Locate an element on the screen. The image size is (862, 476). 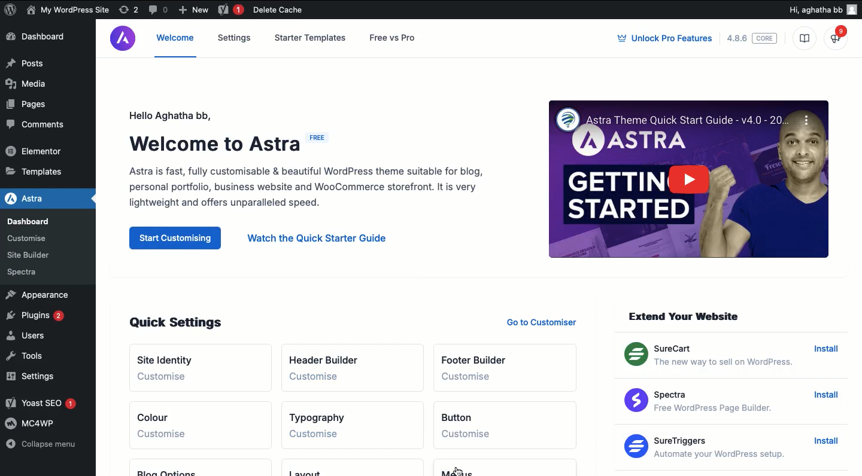
Elementor is located at coordinates (41, 152).